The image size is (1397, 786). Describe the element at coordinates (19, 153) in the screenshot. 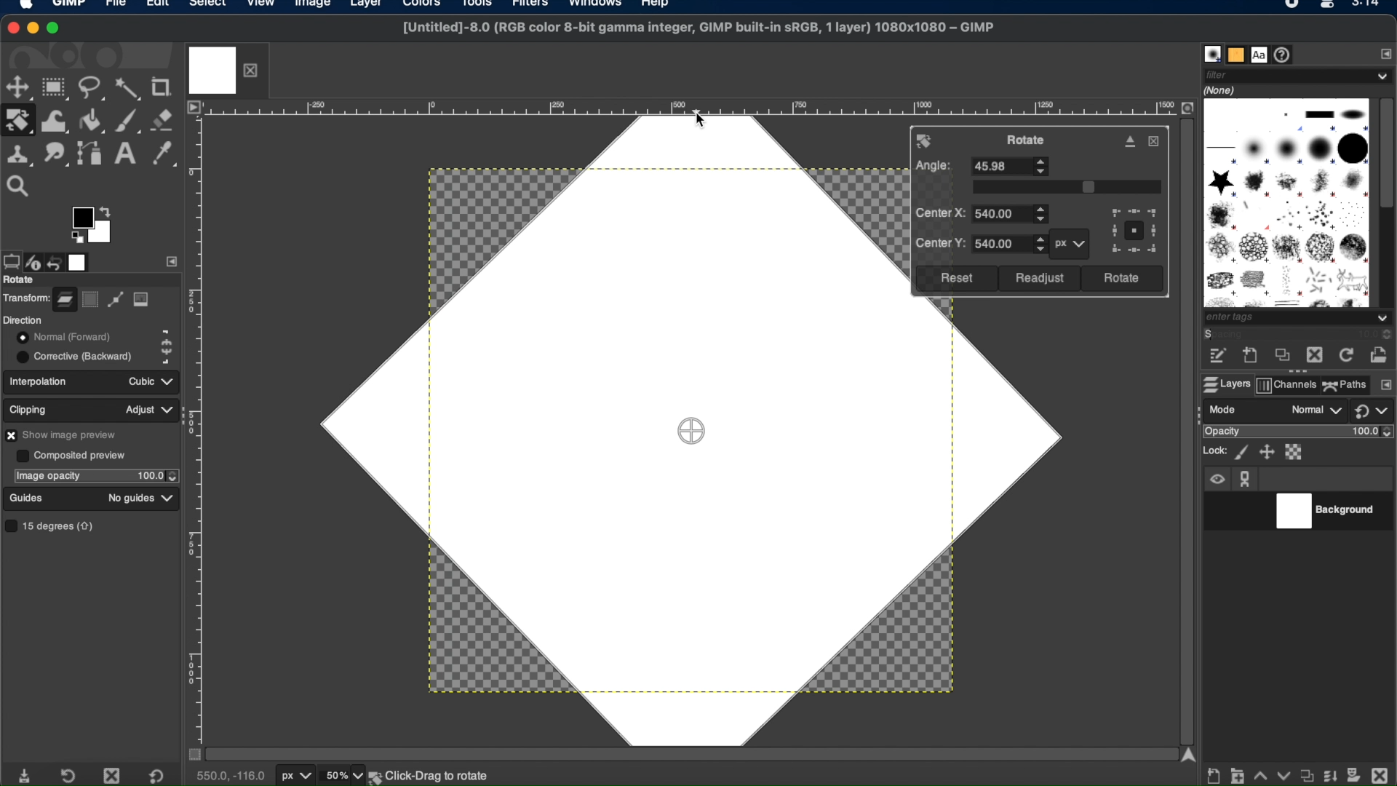

I see `clone tool` at that location.